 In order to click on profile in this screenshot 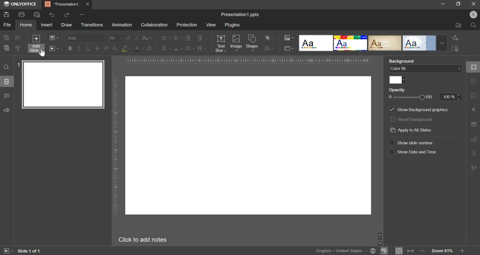, I will do `click(472, 15)`.